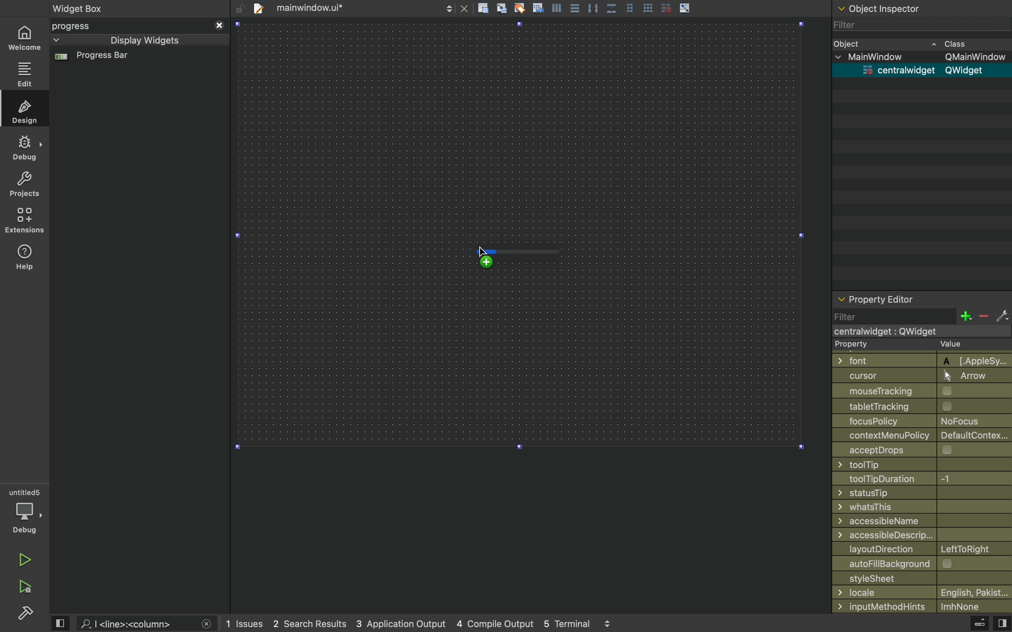  What do you see at coordinates (137, 60) in the screenshot?
I see `progress br widget` at bounding box center [137, 60].